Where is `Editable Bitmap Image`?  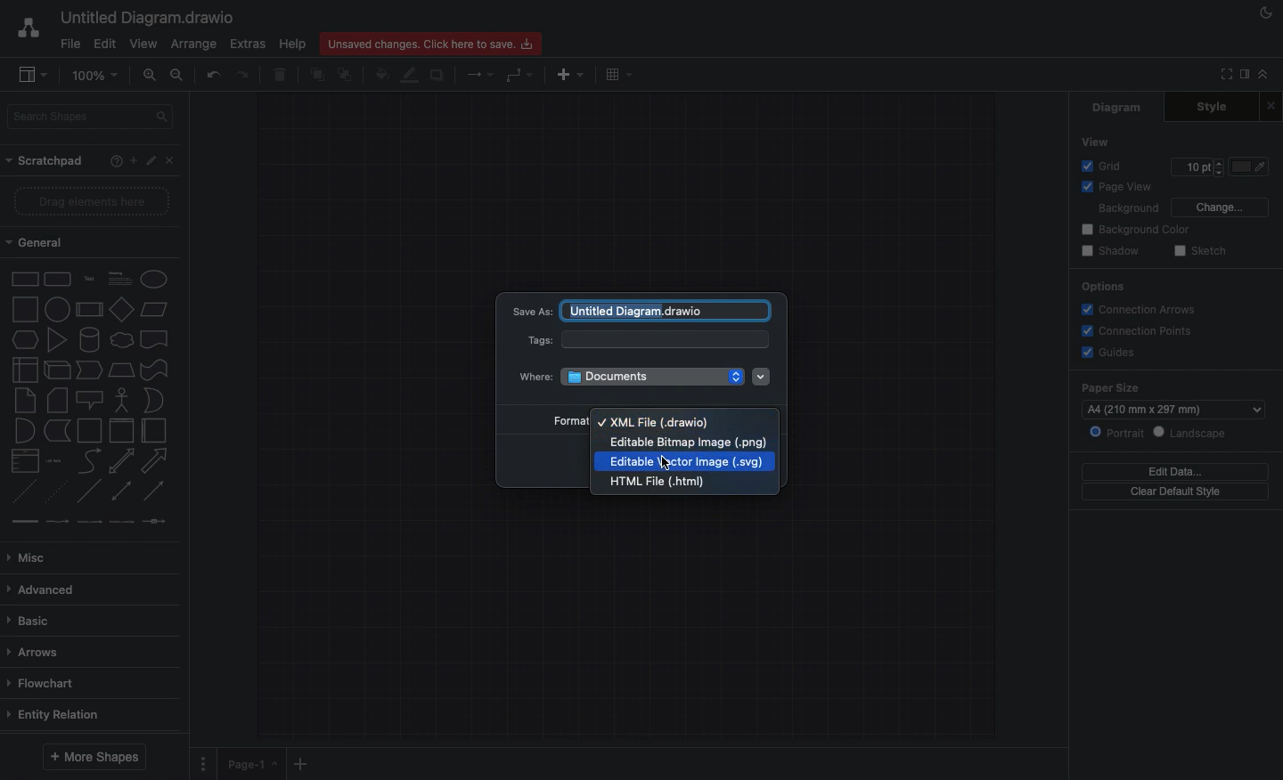 Editable Bitmap Image is located at coordinates (689, 443).